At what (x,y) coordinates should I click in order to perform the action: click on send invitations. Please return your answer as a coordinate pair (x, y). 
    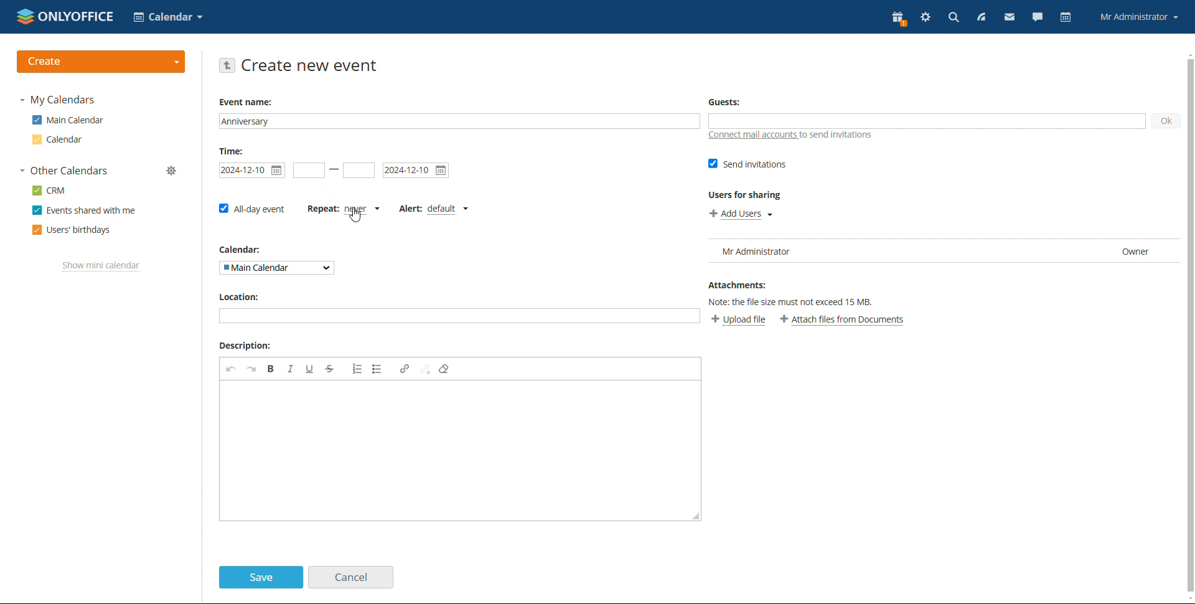
    Looking at the image, I should click on (748, 164).